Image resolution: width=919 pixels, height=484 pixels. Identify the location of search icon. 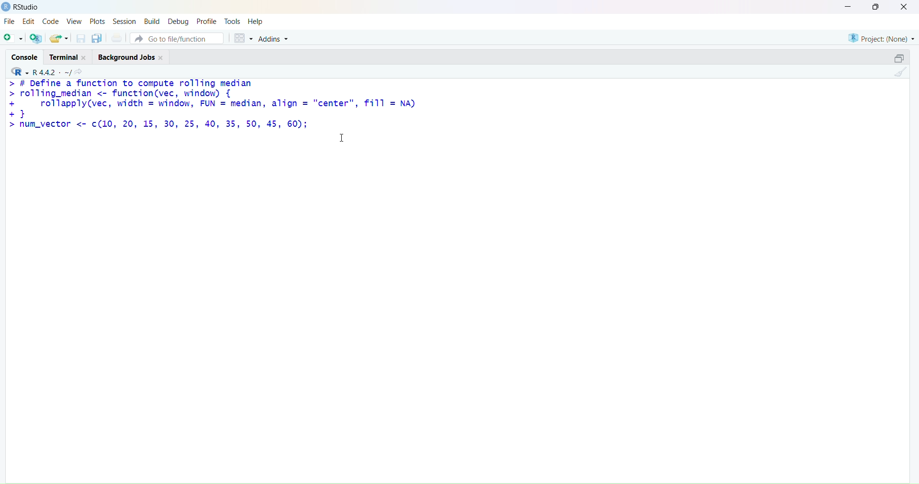
(79, 71).